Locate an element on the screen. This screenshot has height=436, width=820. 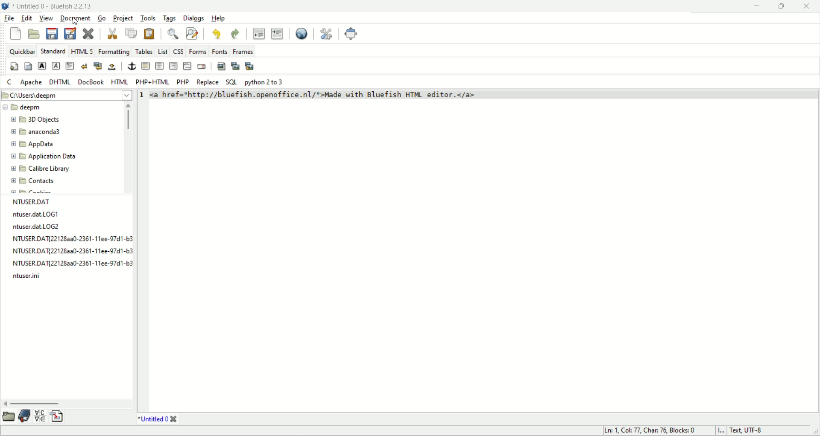
save current file is located at coordinates (52, 34).